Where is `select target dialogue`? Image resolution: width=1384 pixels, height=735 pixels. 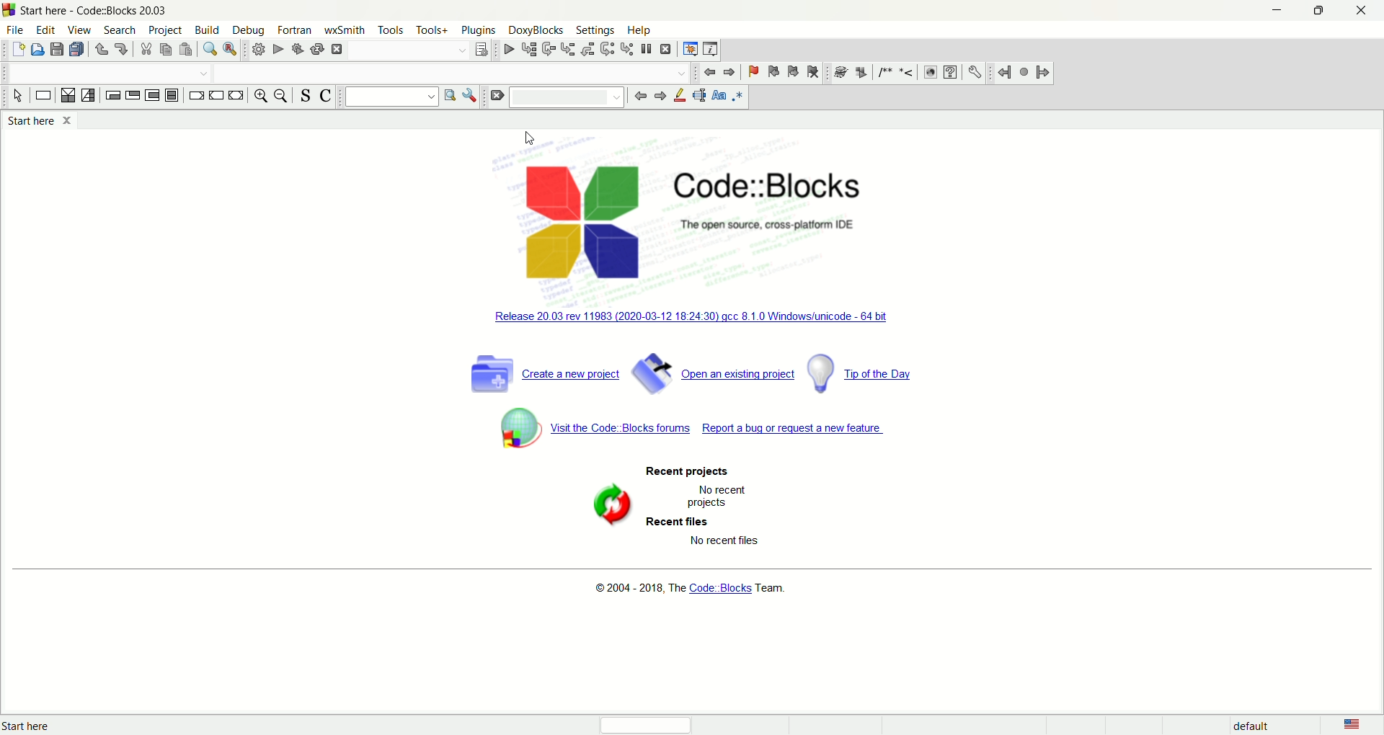 select target dialogue is located at coordinates (482, 49).